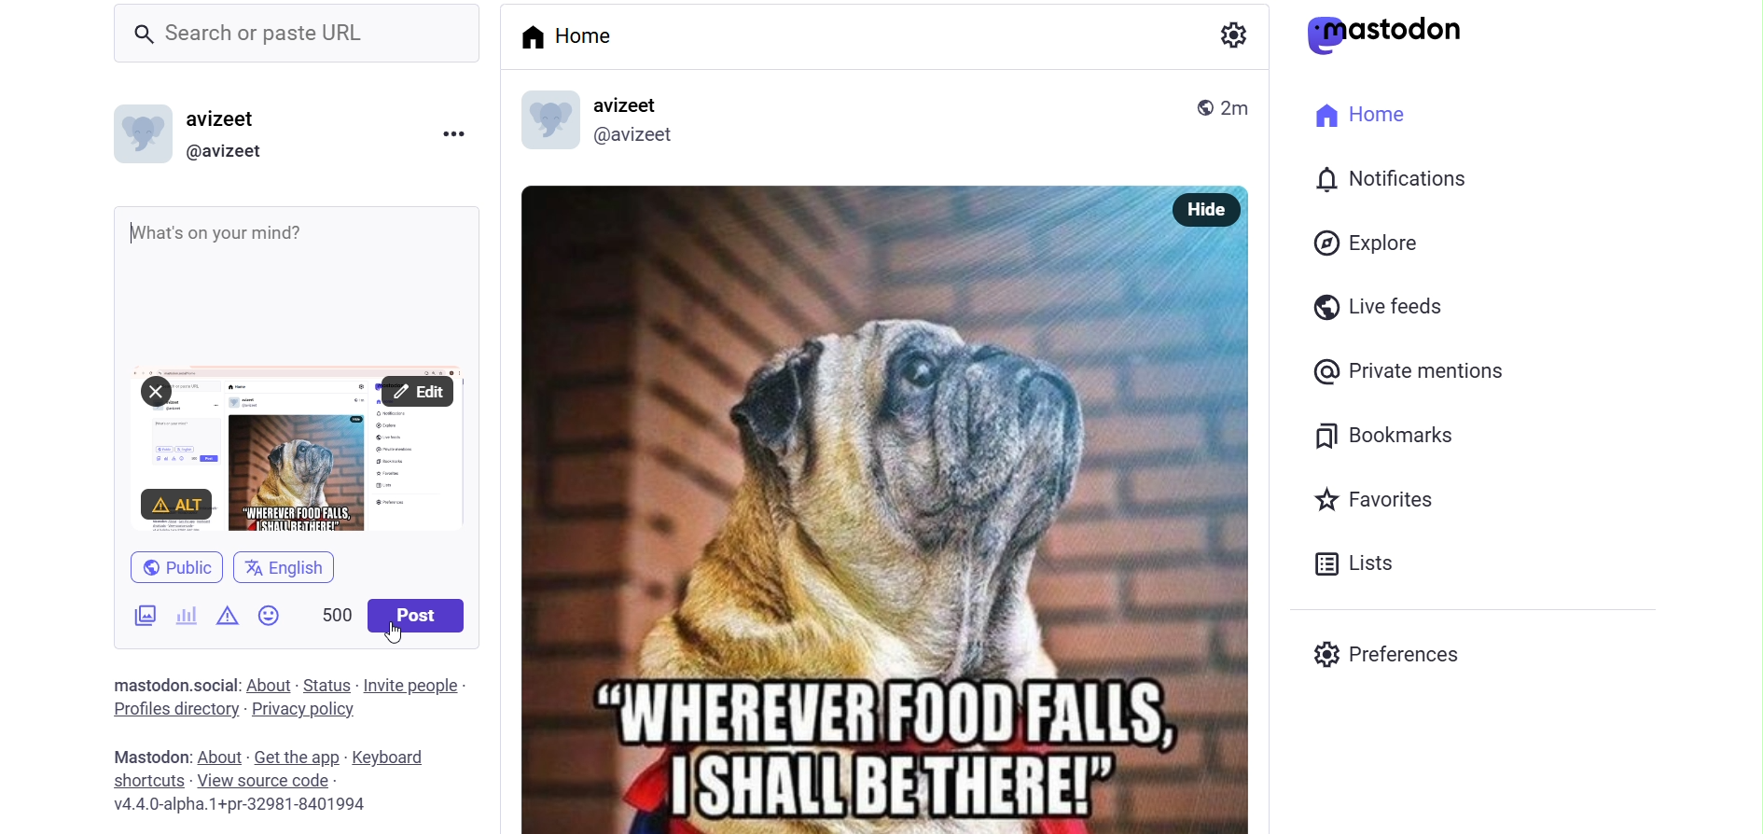 This screenshot has width=1763, height=834. What do you see at coordinates (220, 756) in the screenshot?
I see `about` at bounding box center [220, 756].